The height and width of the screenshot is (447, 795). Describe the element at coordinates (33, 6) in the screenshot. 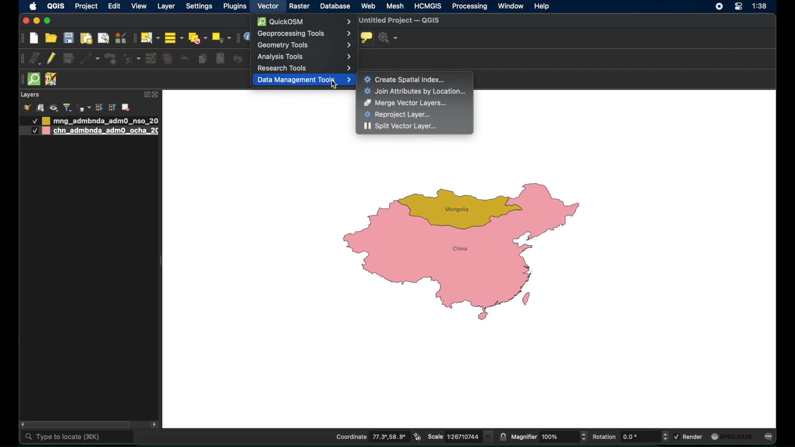

I see `apple icon` at that location.